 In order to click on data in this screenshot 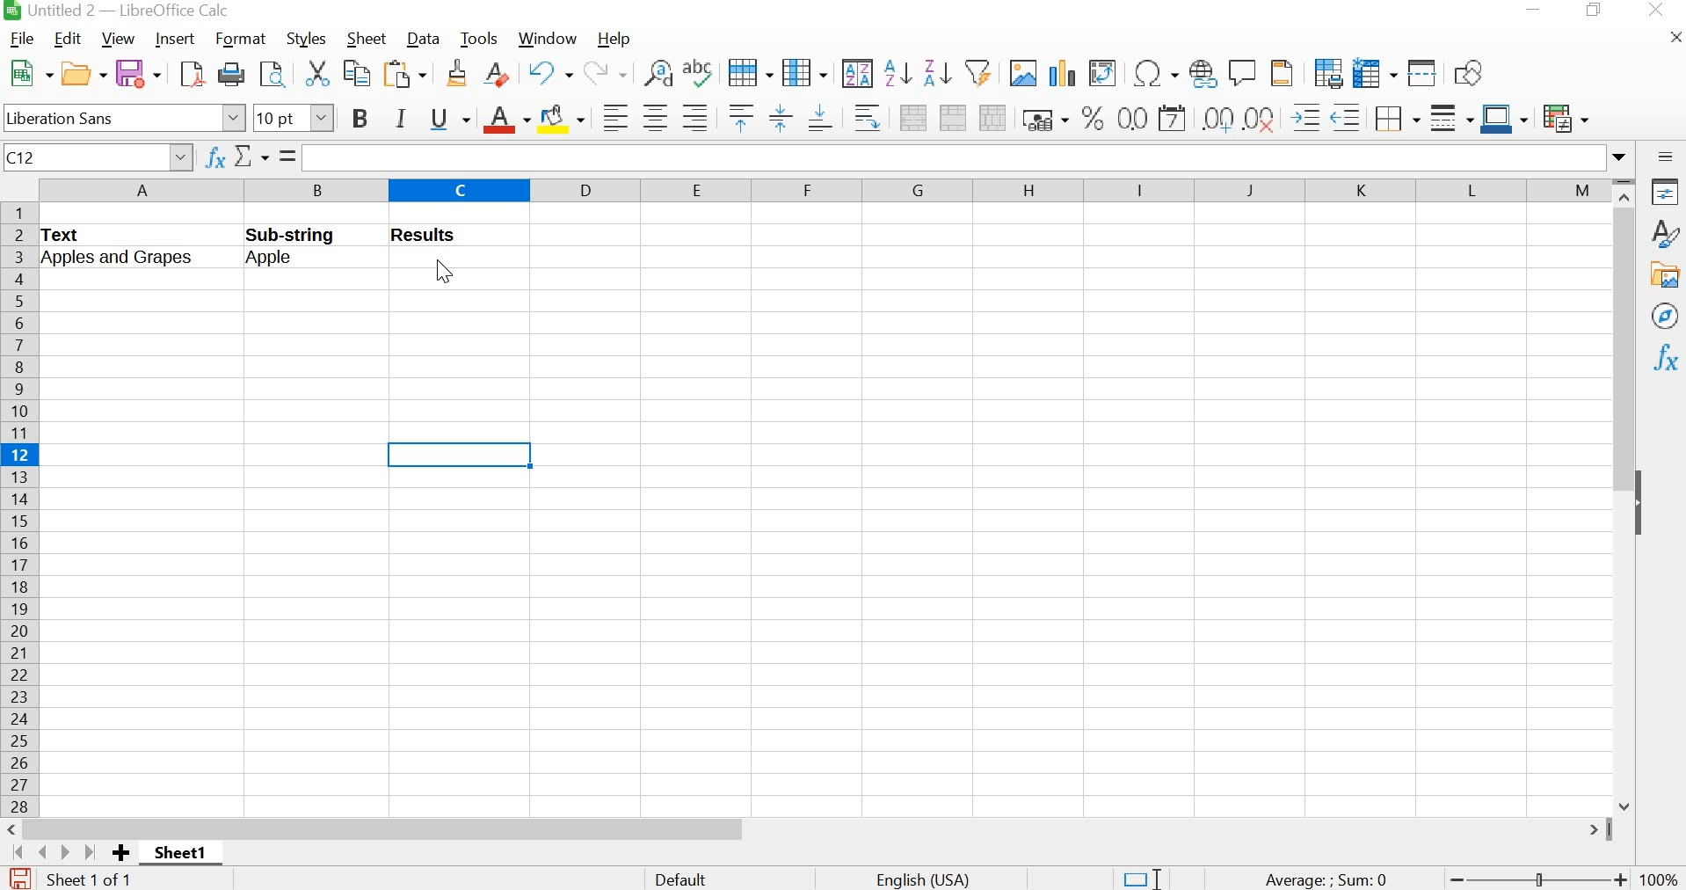, I will do `click(422, 39)`.